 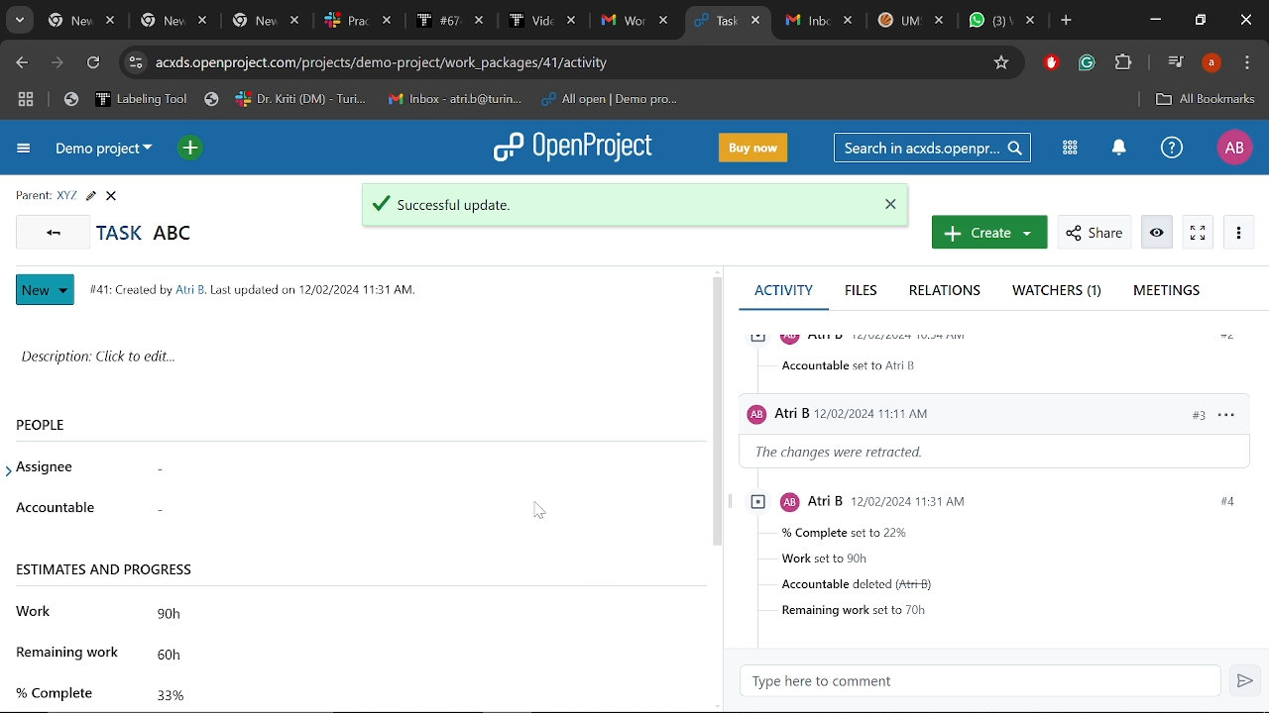 I want to click on scrollbar, so click(x=719, y=432).